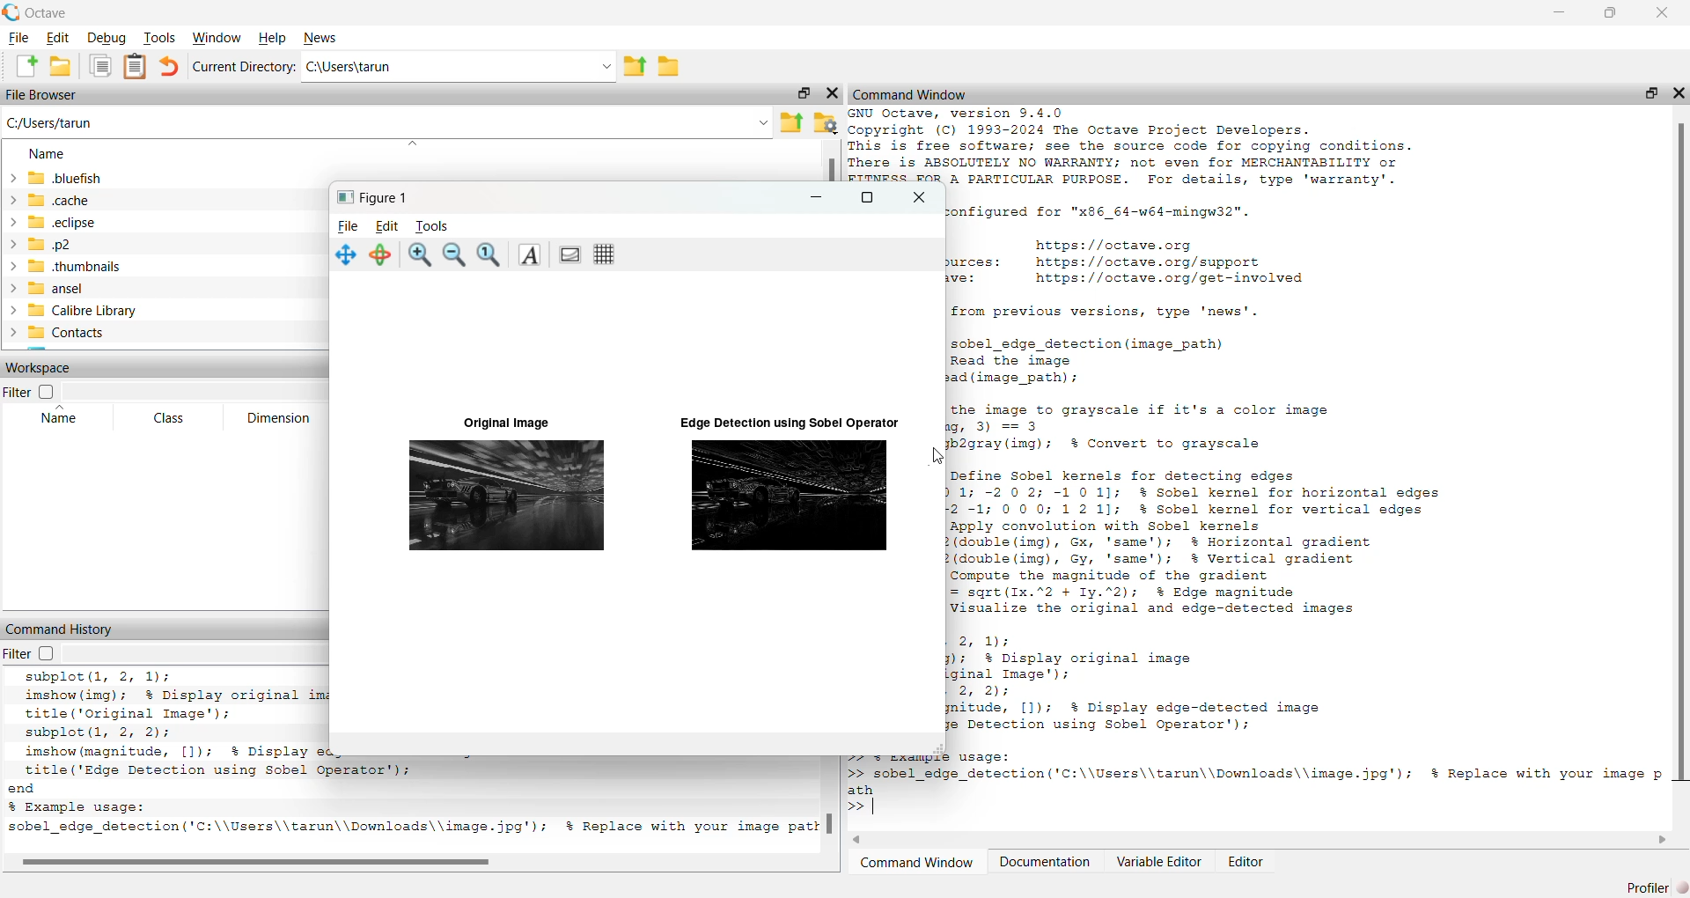  I want to click on Original Image, so click(495, 421).